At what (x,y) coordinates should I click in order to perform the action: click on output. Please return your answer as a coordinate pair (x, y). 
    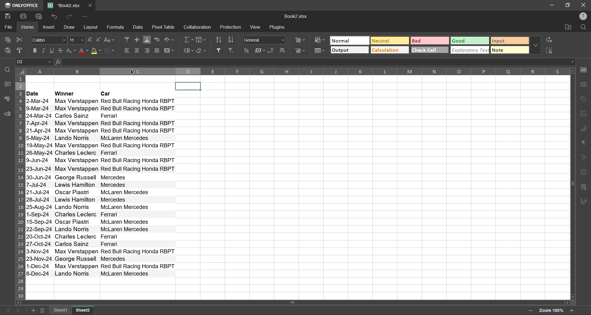
    Looking at the image, I should click on (349, 51).